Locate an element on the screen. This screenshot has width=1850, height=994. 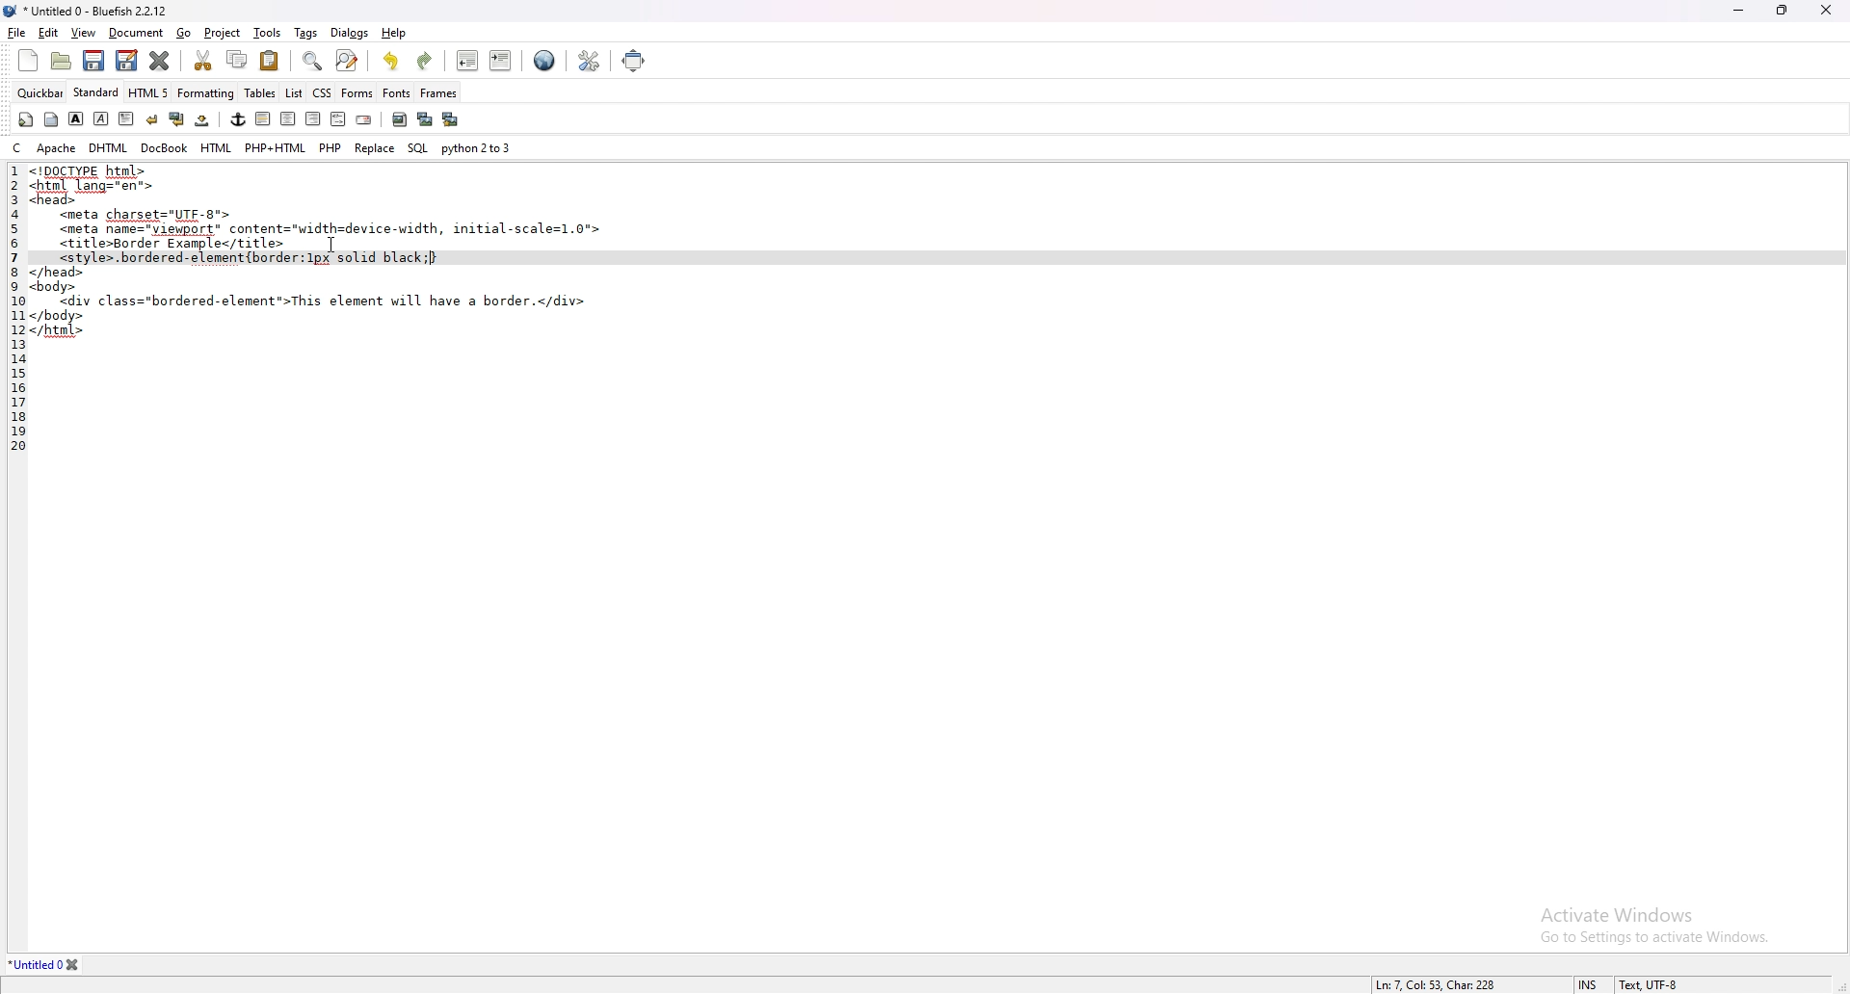
html comment is located at coordinates (337, 119).